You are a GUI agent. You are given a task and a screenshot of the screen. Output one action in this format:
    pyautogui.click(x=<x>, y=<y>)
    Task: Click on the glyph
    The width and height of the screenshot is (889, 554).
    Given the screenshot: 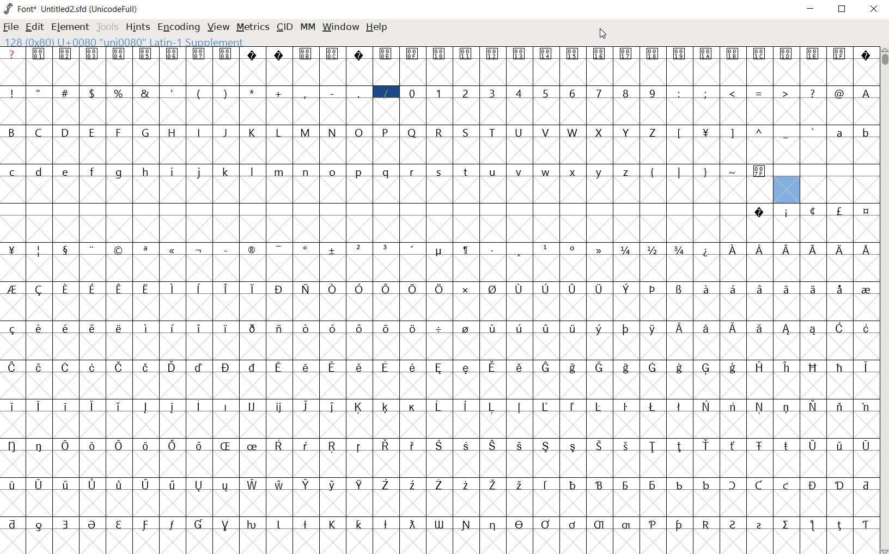 What is the action you would take?
    pyautogui.click(x=787, y=330)
    